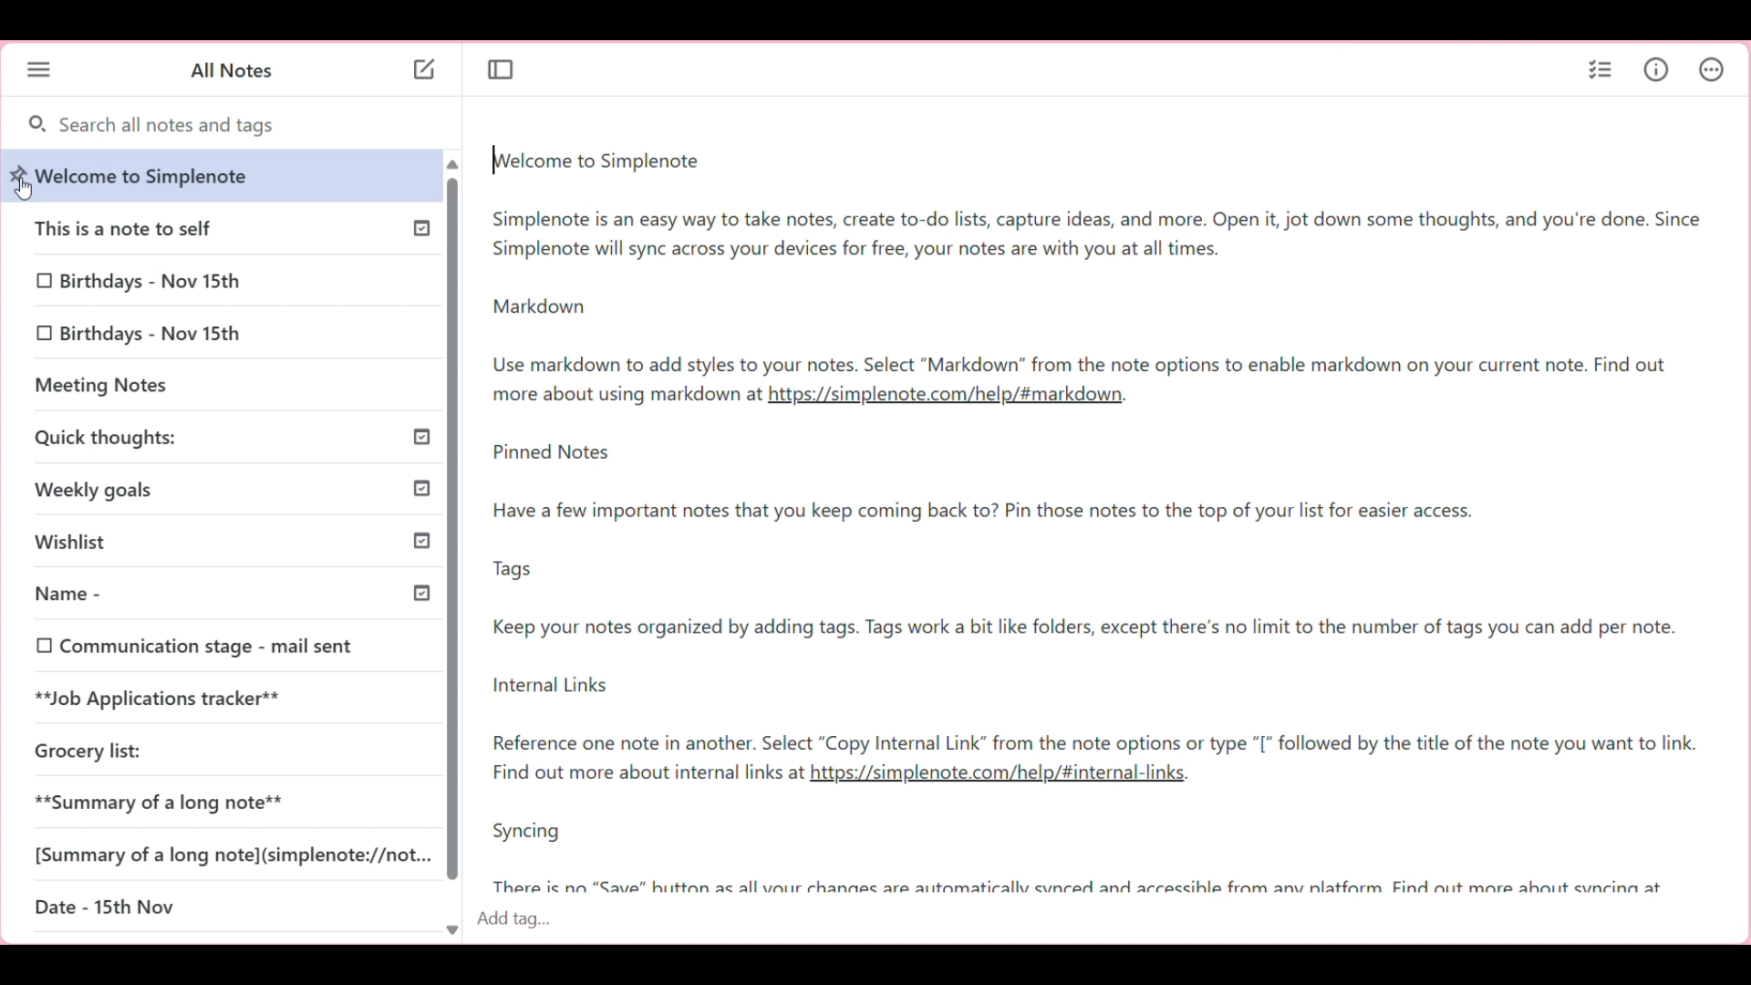  What do you see at coordinates (1601, 71) in the screenshot?
I see `Insert checklist` at bounding box center [1601, 71].